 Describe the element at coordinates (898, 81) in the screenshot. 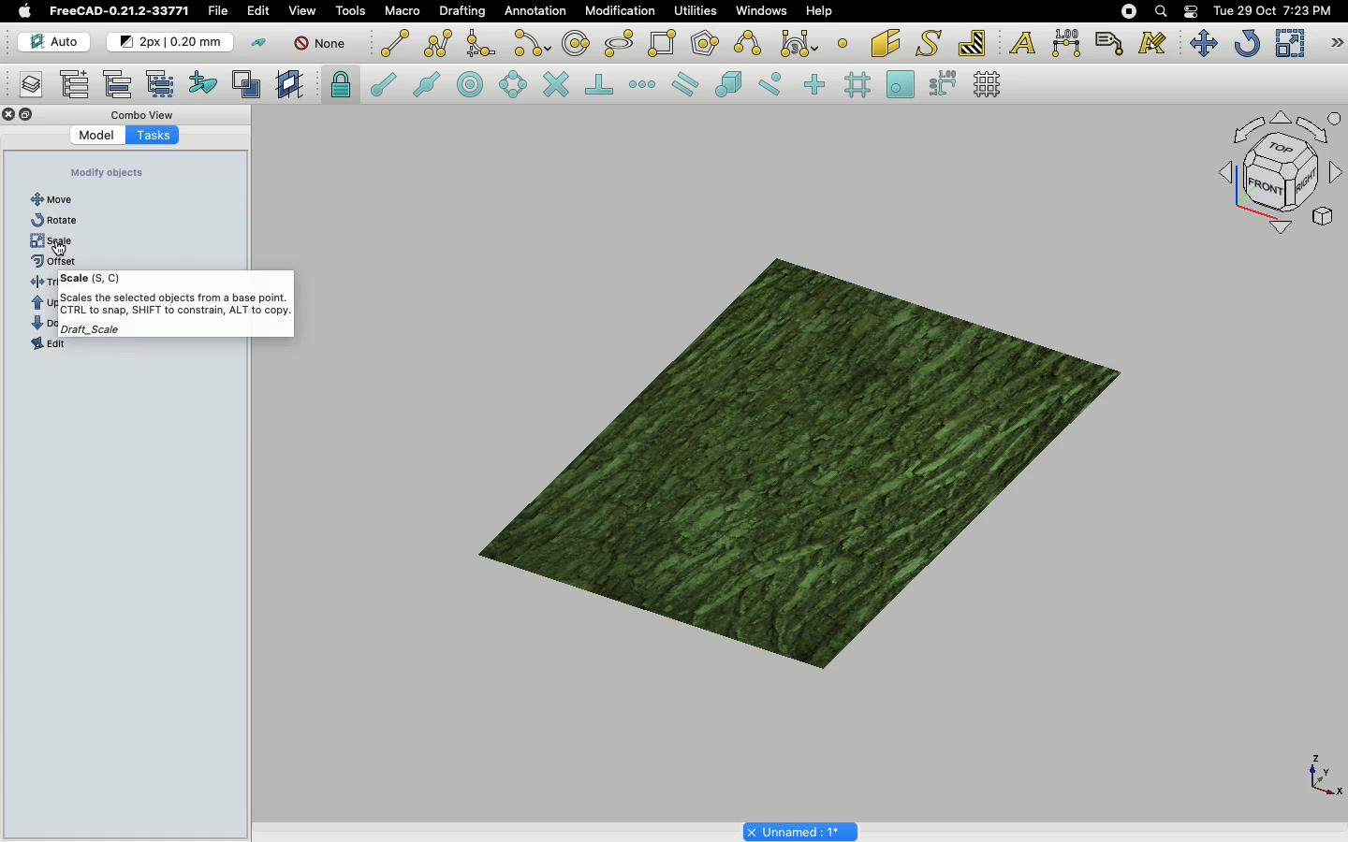

I see `Snap working plane` at that location.